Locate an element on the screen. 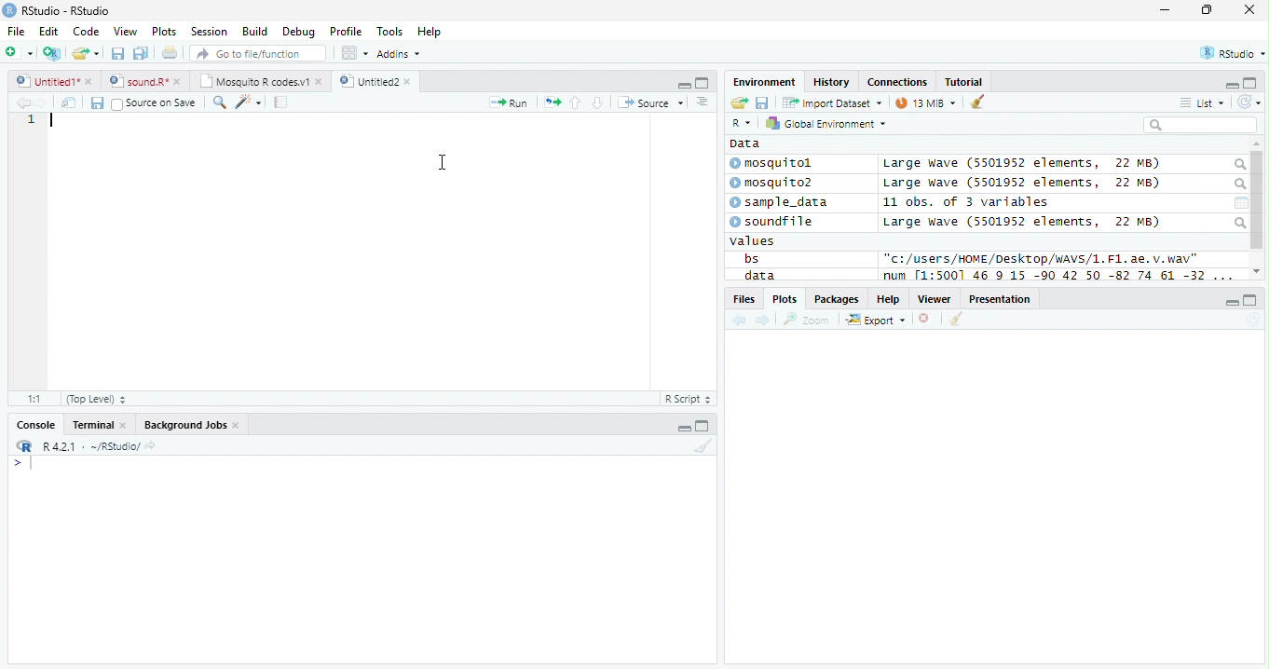 The height and width of the screenshot is (669, 1269). RStudio is located at coordinates (1231, 52).